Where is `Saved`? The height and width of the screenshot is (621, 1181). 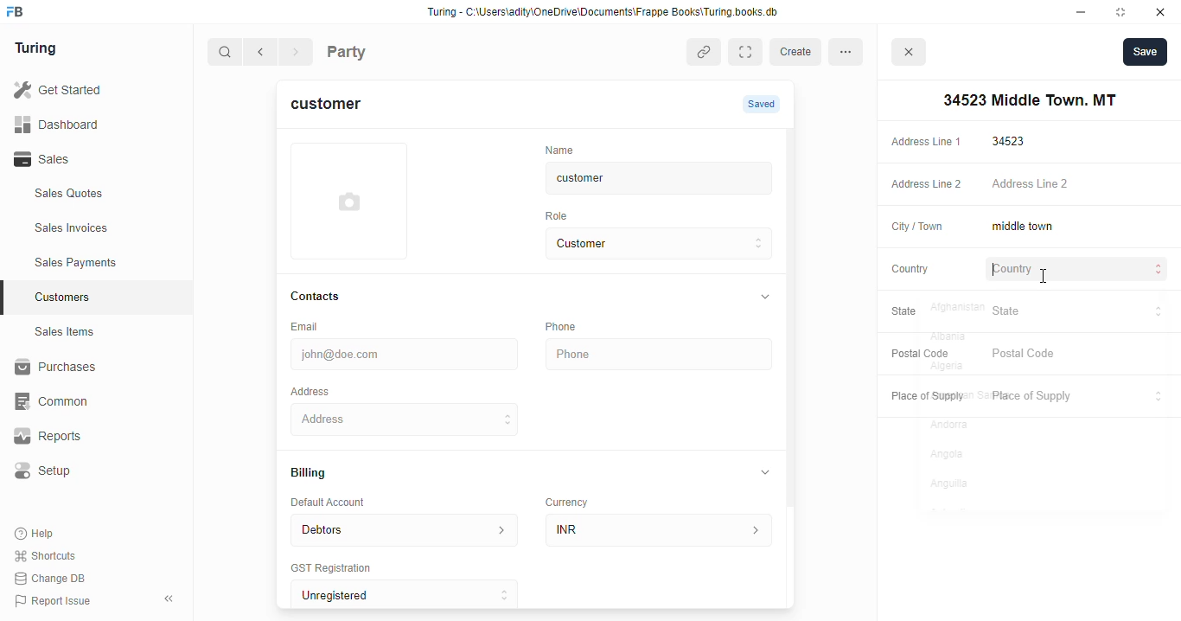
Saved is located at coordinates (763, 104).